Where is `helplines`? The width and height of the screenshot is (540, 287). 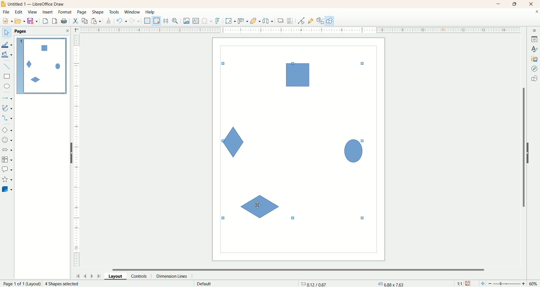 helplines is located at coordinates (167, 21).